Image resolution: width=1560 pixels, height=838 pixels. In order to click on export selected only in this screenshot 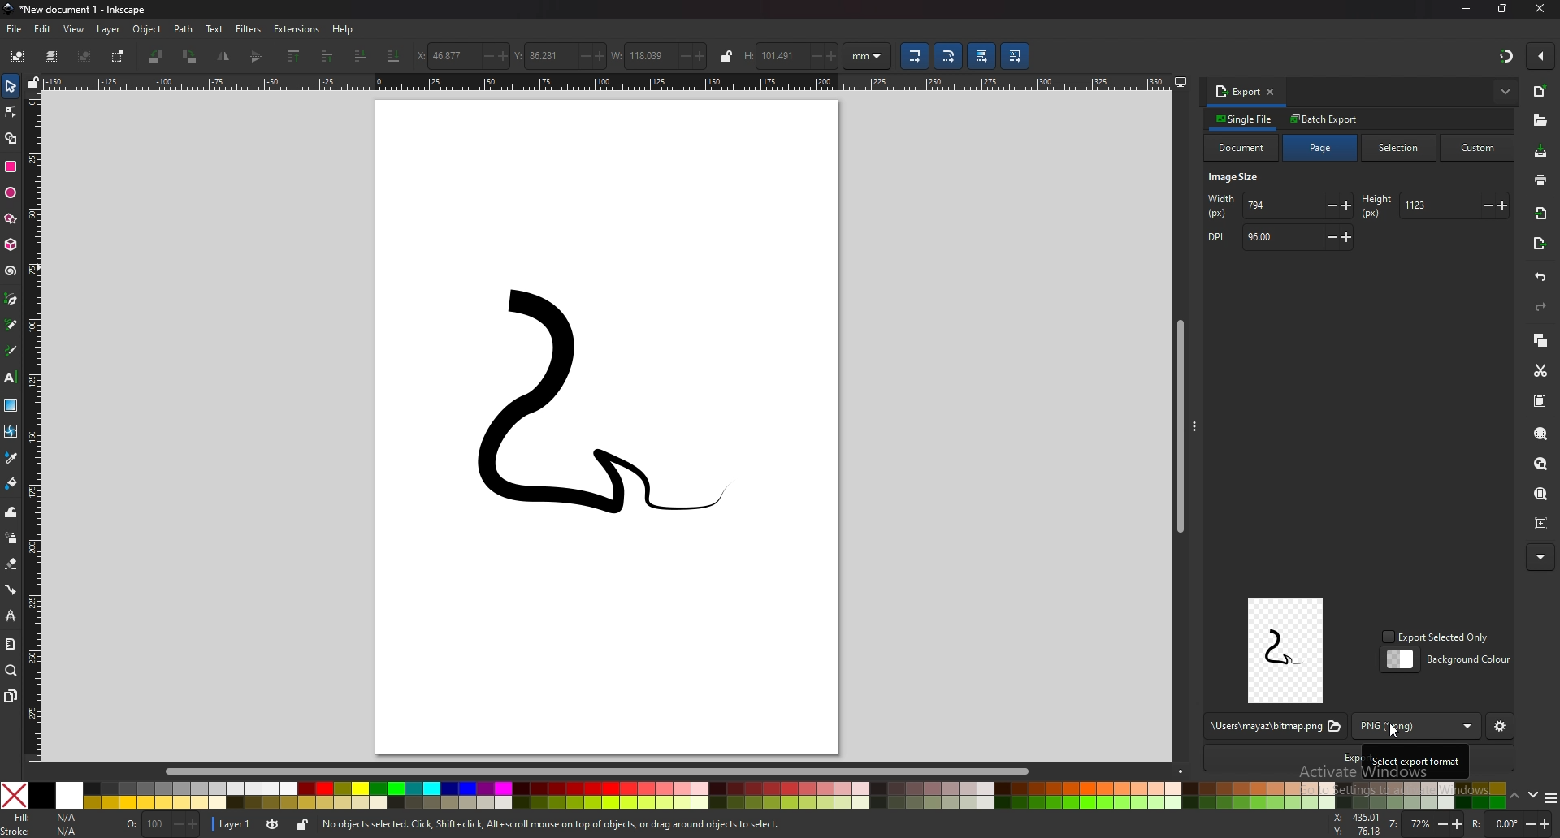, I will do `click(1438, 637)`.